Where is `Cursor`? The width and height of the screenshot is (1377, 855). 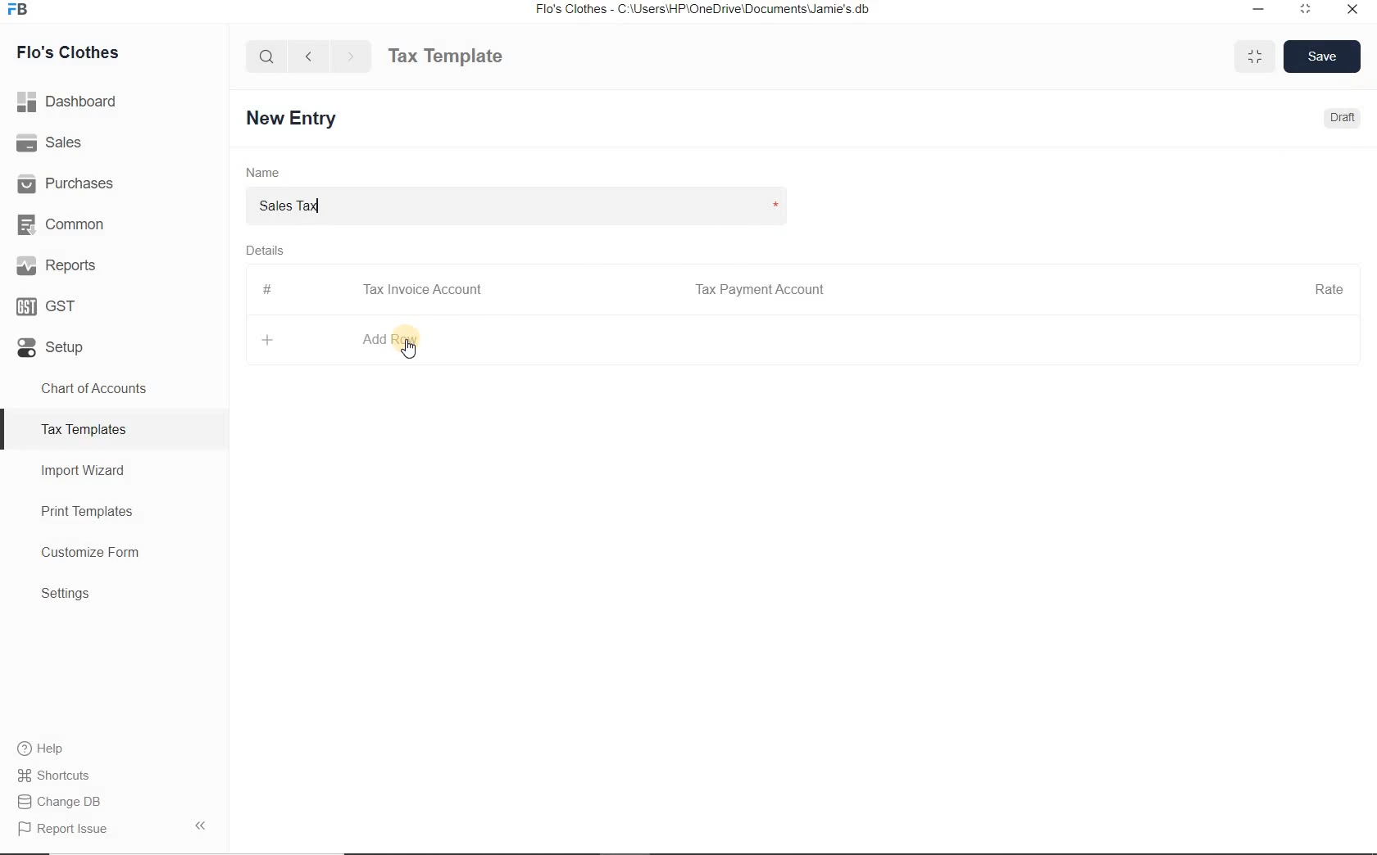 Cursor is located at coordinates (410, 348).